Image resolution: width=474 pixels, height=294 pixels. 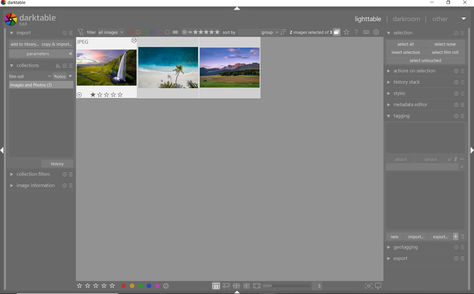 I want to click on set display profile, so click(x=378, y=286).